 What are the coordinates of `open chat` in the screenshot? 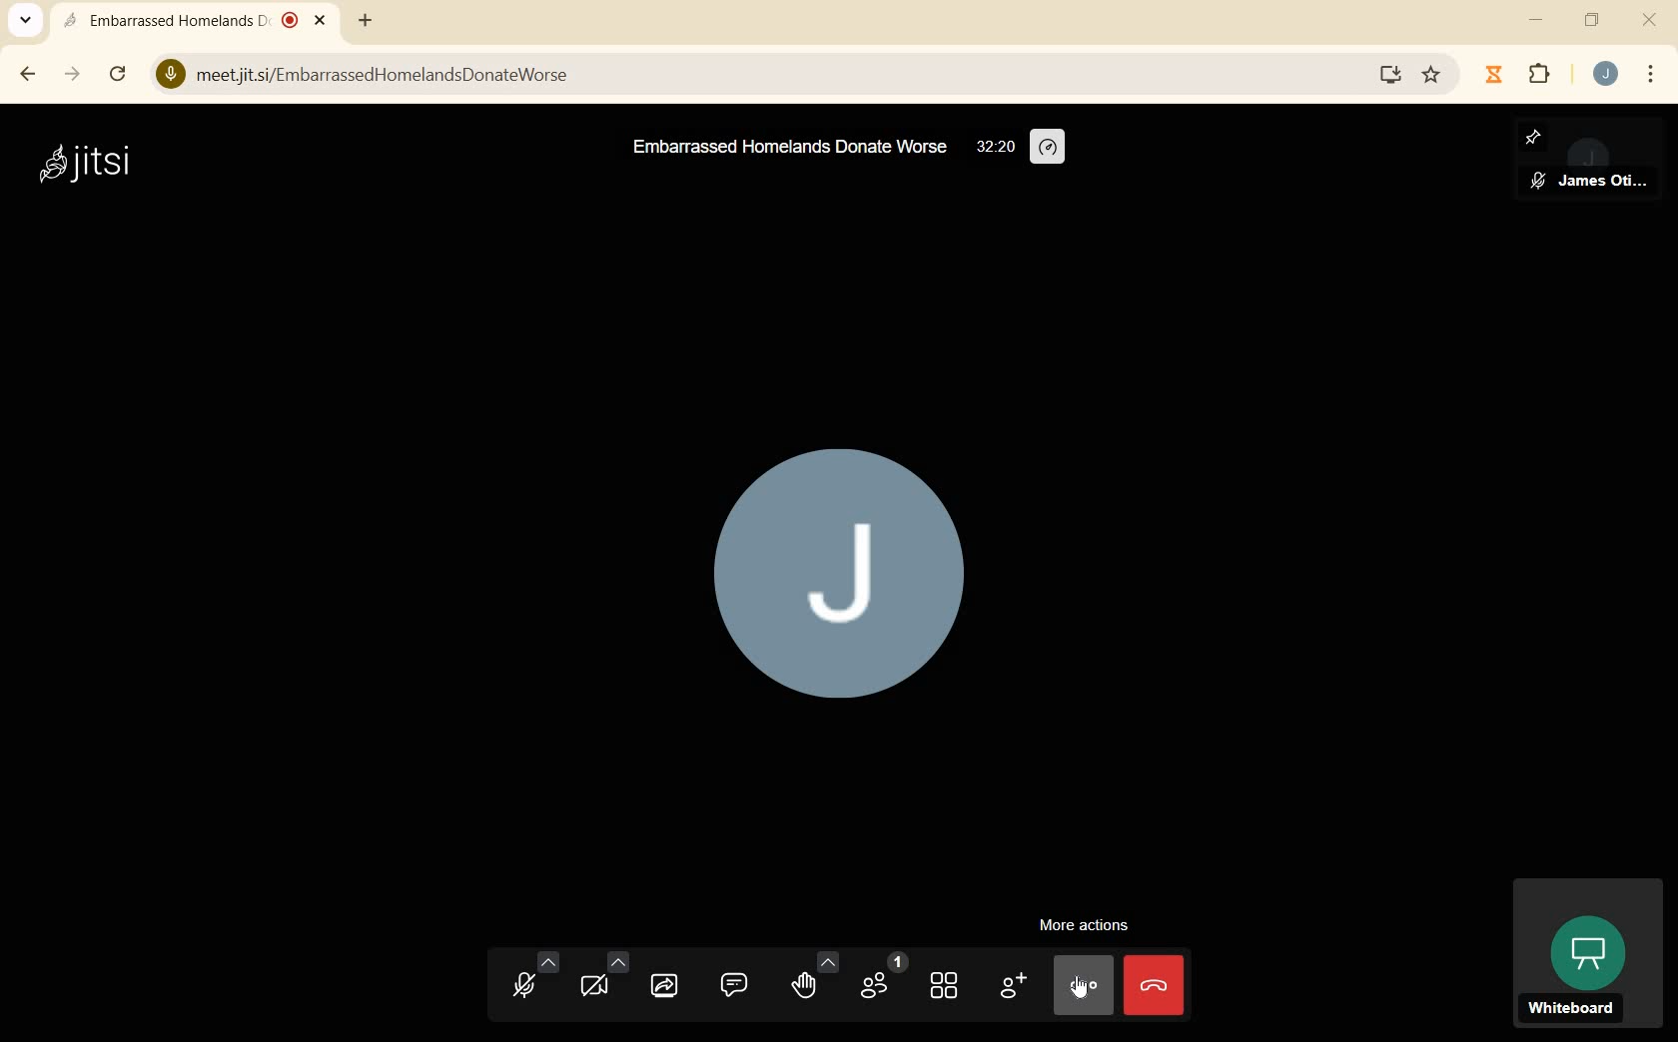 It's located at (737, 986).